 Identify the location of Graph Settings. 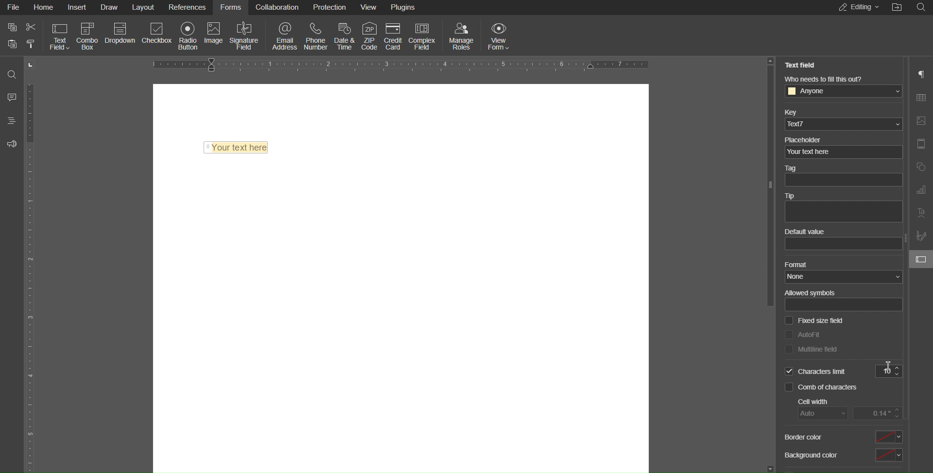
(920, 190).